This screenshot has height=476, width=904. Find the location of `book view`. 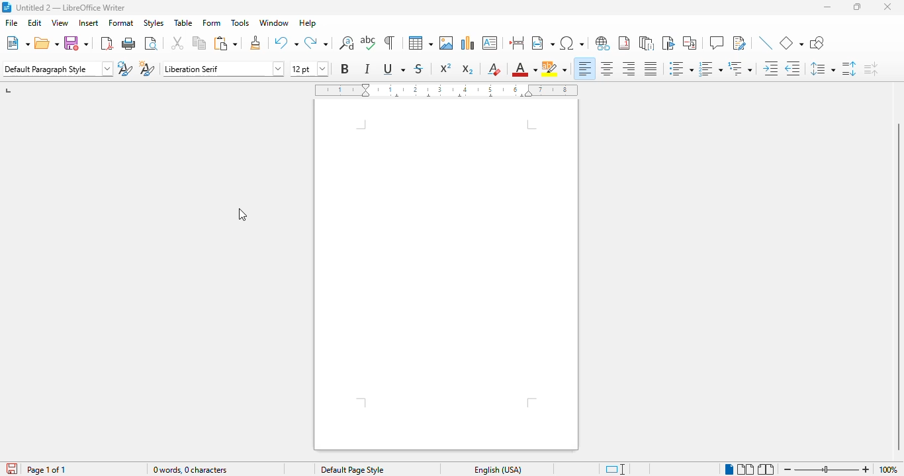

book view is located at coordinates (765, 469).